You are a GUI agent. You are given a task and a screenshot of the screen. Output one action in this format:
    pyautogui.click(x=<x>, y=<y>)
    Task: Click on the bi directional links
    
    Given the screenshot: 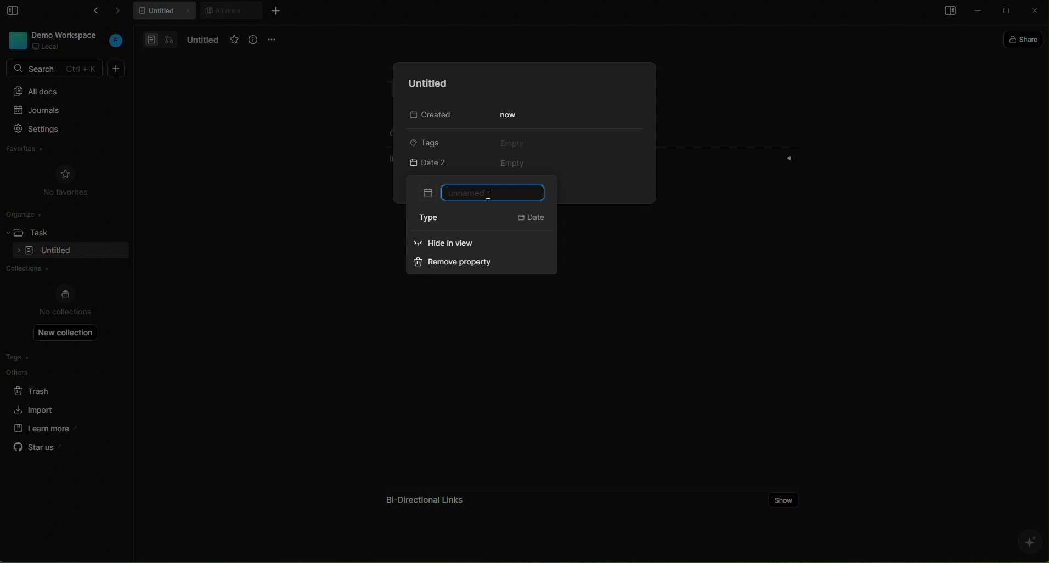 What is the action you would take?
    pyautogui.click(x=422, y=496)
    